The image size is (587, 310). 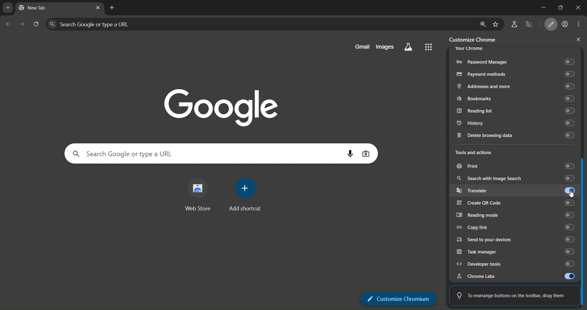 I want to click on close tab, so click(x=98, y=8).